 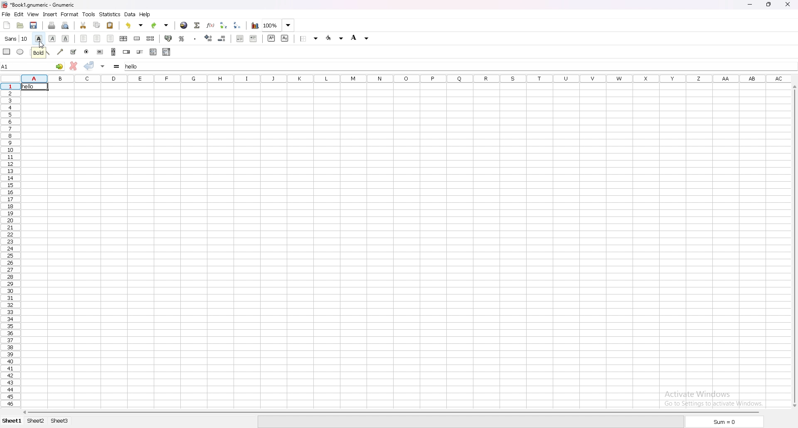 I want to click on decrease indent, so click(x=240, y=38).